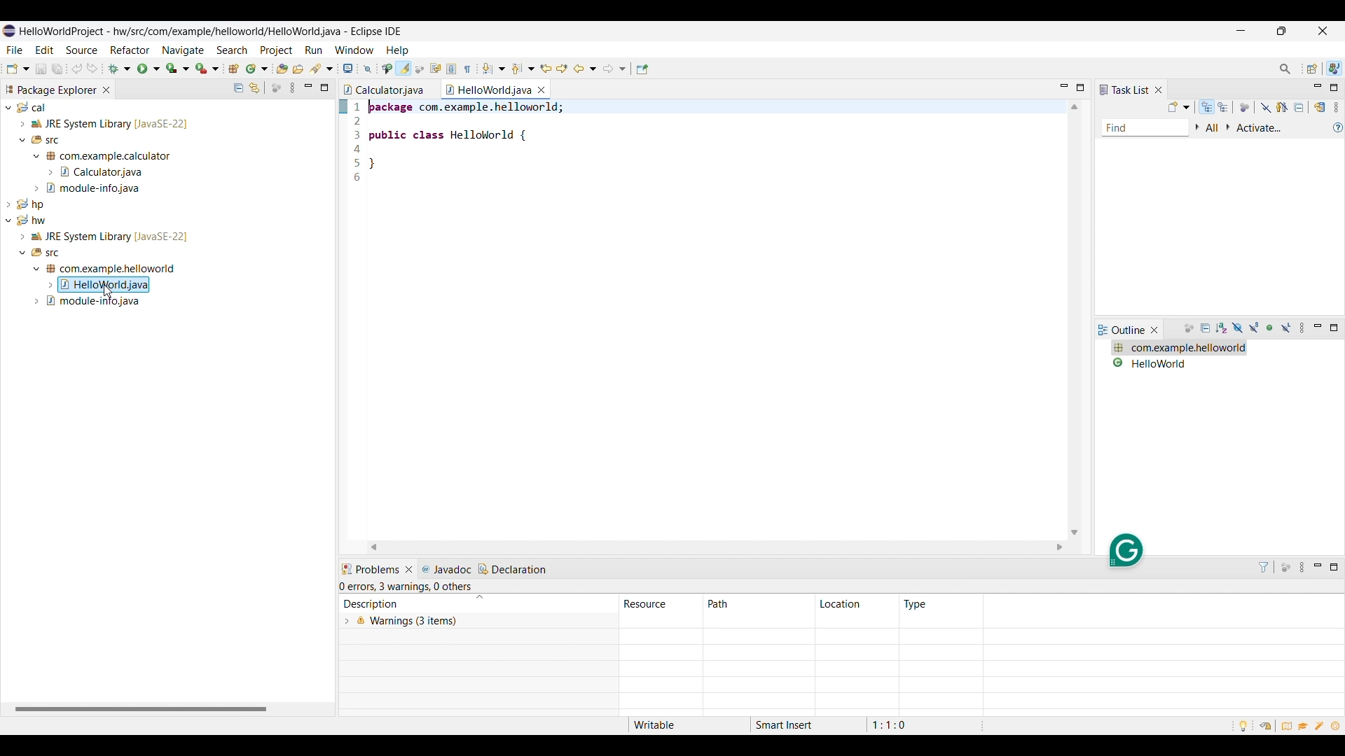 The height and width of the screenshot is (756, 1345). I want to click on Minimize, so click(308, 87).